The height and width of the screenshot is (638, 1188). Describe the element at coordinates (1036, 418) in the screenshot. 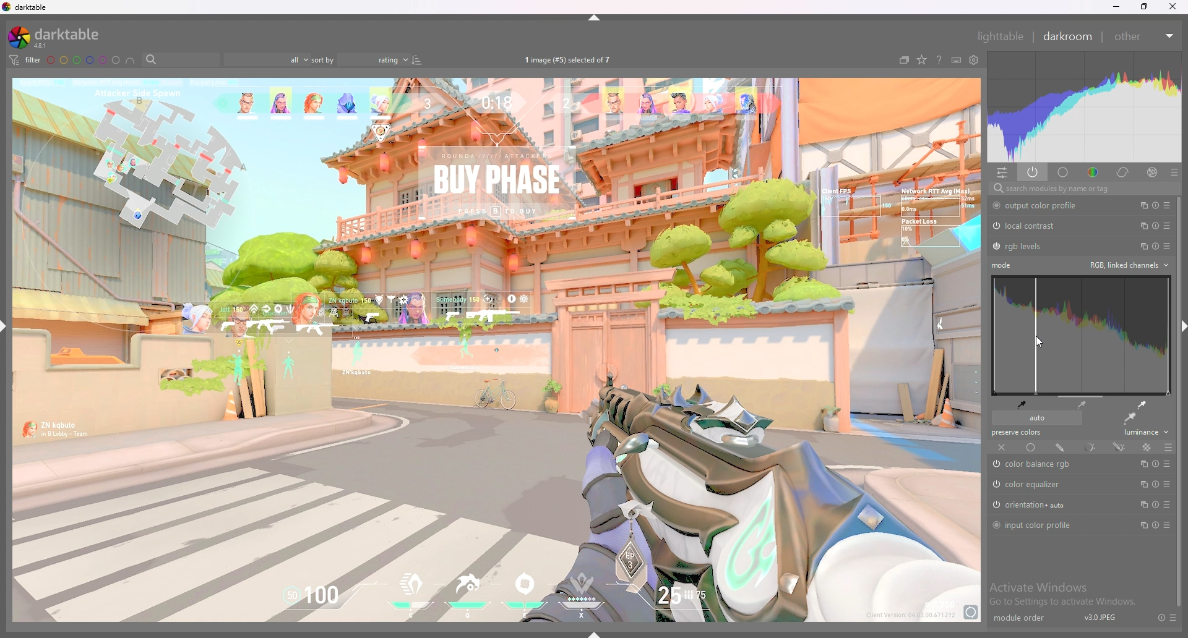

I see `auto` at that location.